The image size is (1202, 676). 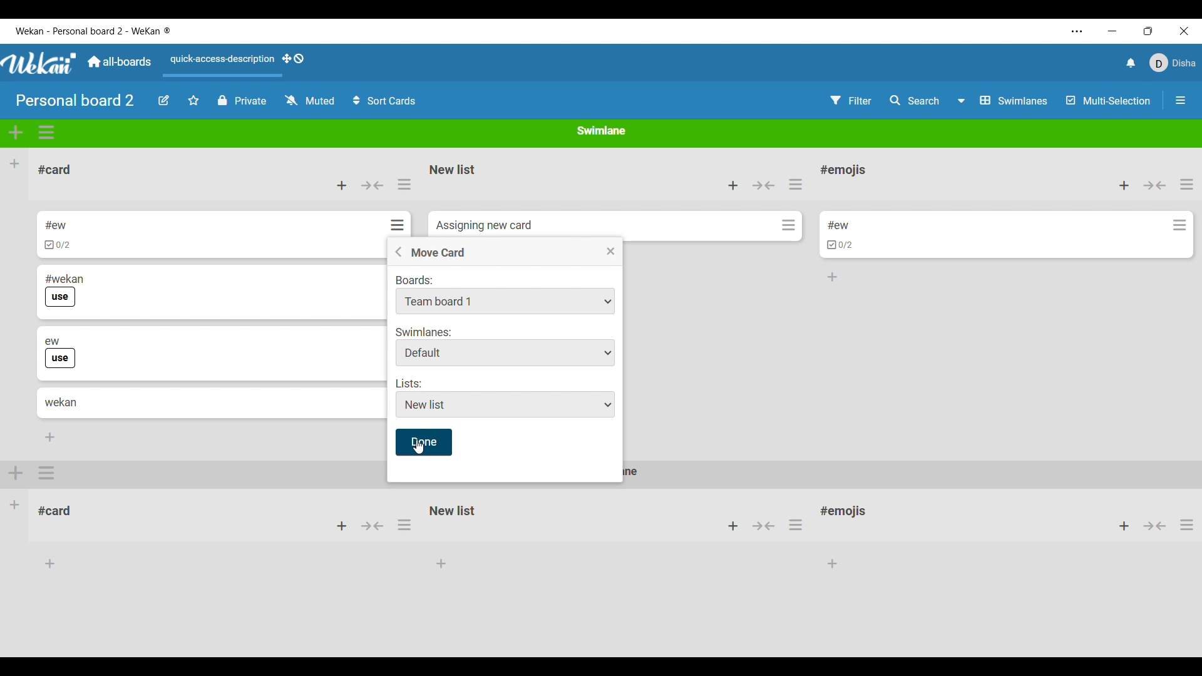 I want to click on Change watch options, so click(x=309, y=100).